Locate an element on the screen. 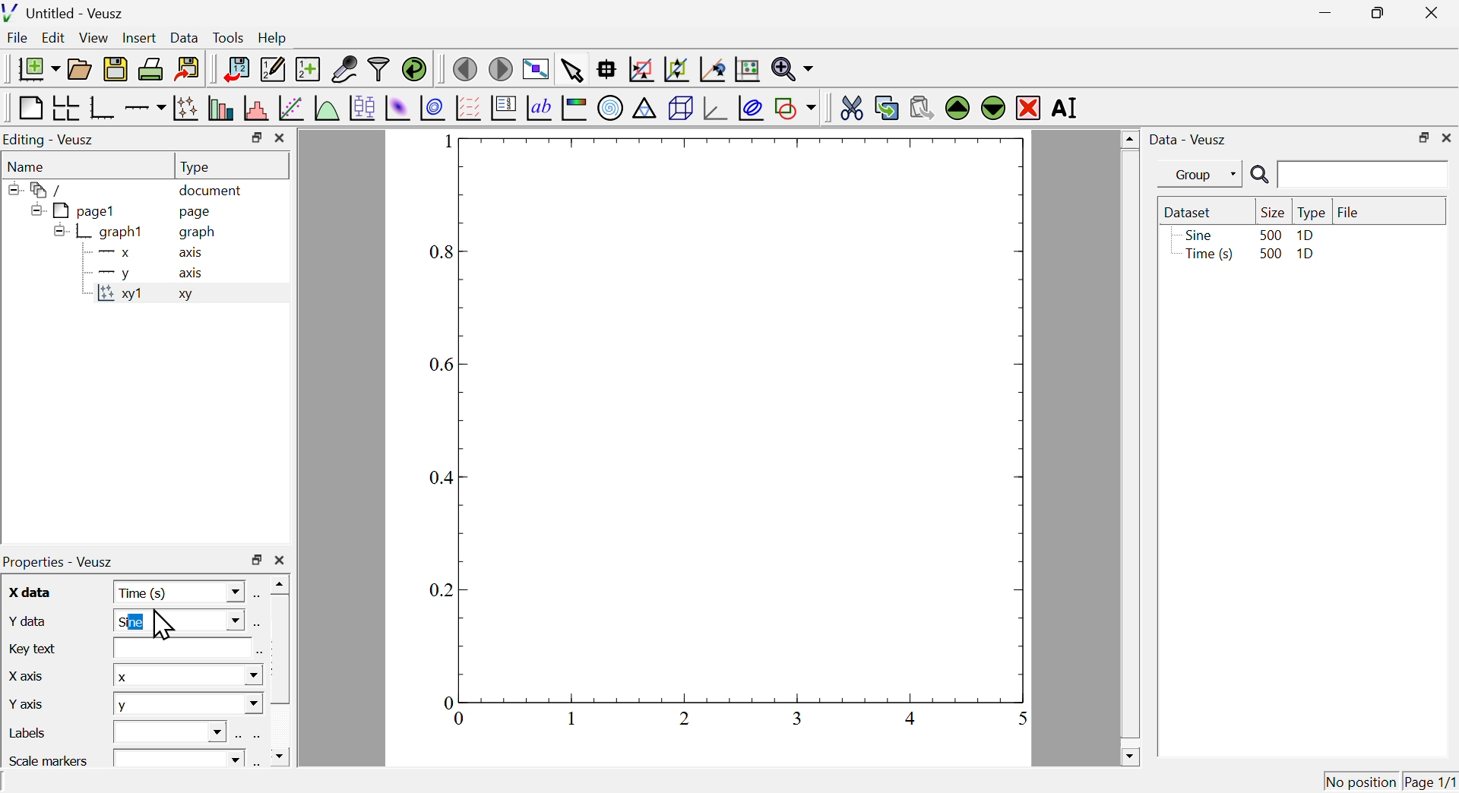 The image size is (1459, 793). type is located at coordinates (1312, 213).